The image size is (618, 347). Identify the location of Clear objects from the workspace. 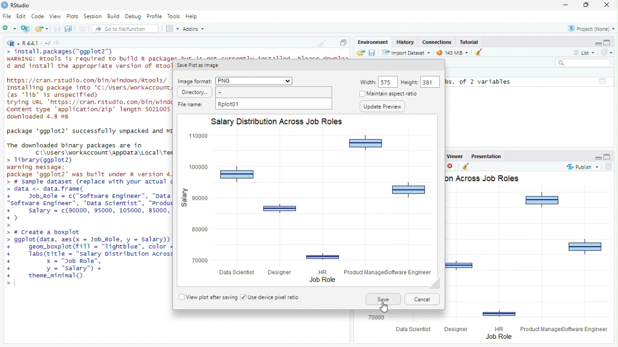
(480, 53).